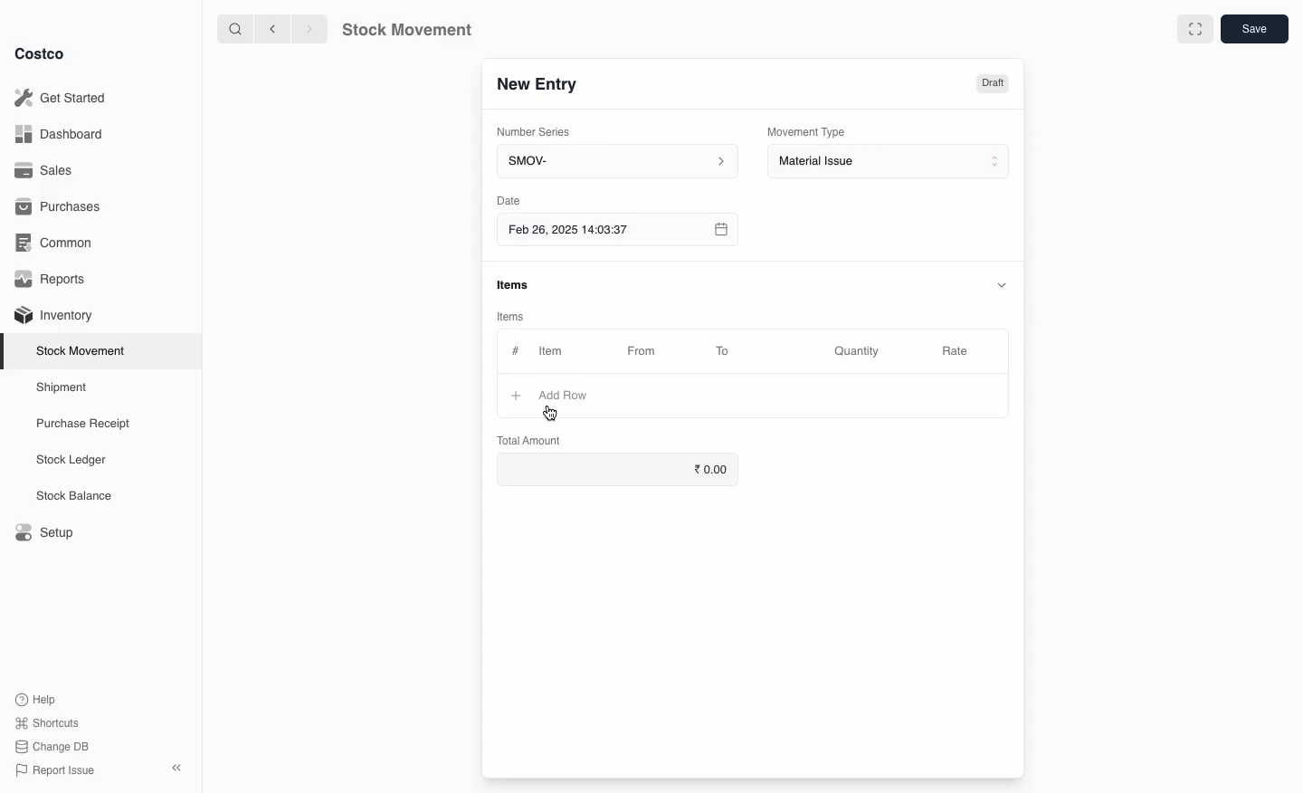 This screenshot has width=1303, height=793. I want to click on Item, so click(560, 350).